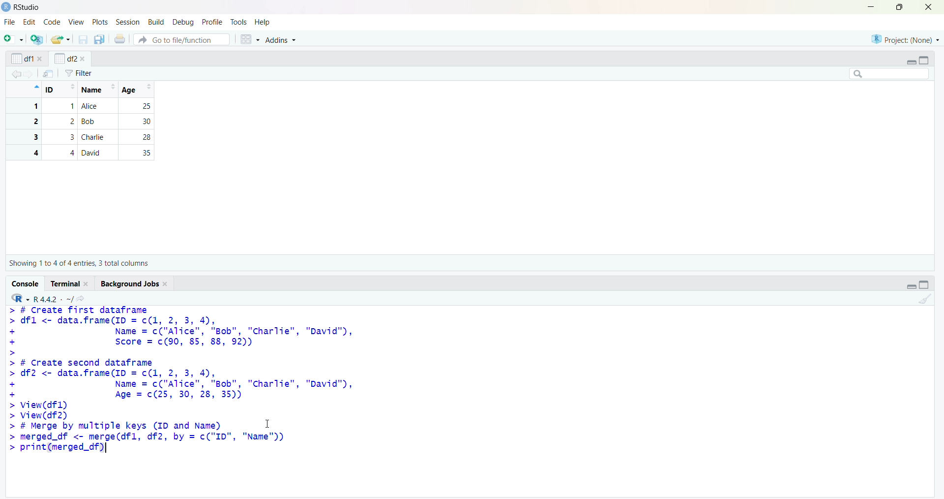 The width and height of the screenshot is (944, 499). Describe the element at coordinates (65, 58) in the screenshot. I see `df2` at that location.